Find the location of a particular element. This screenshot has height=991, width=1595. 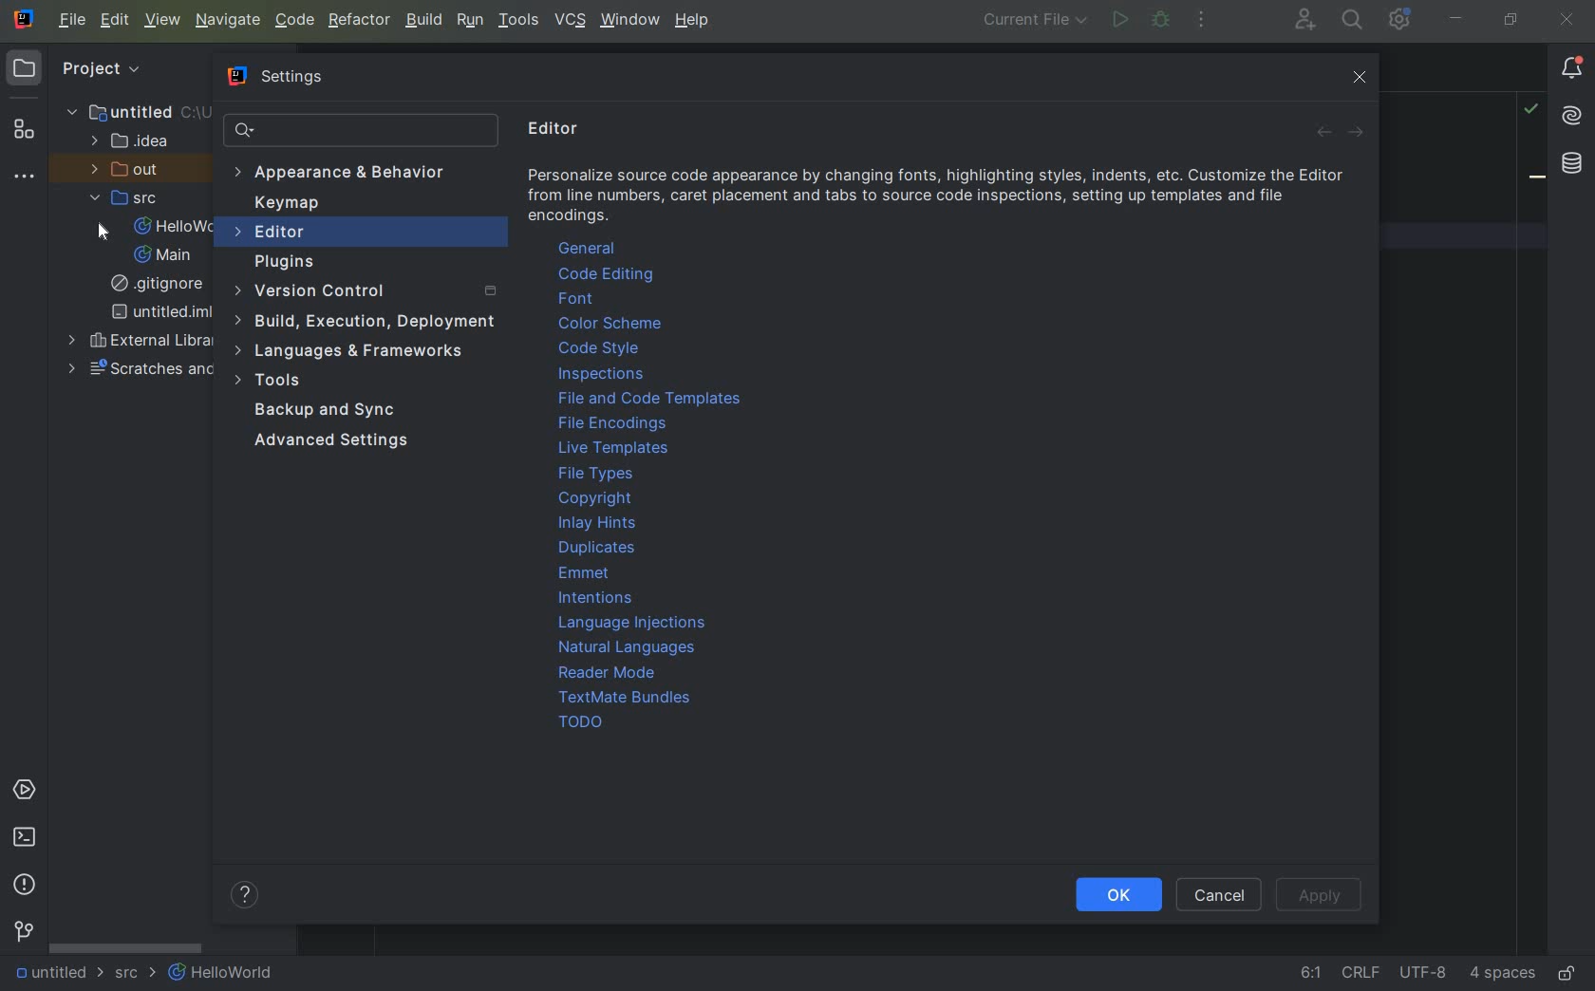

file encoding is located at coordinates (614, 424).